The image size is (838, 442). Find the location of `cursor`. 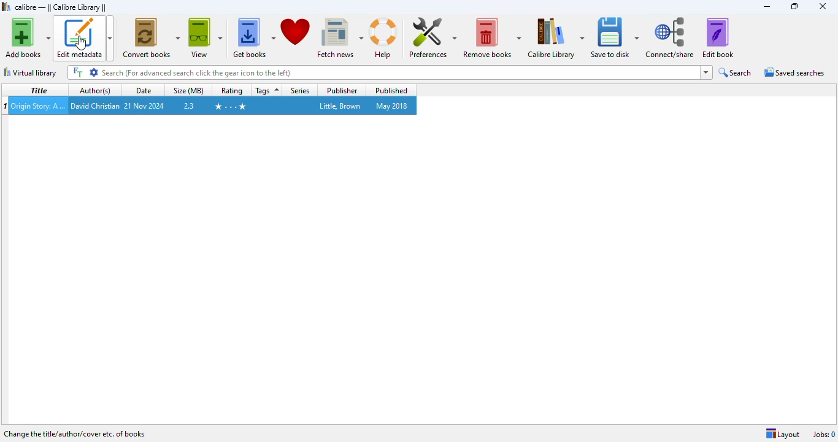

cursor is located at coordinates (81, 42).